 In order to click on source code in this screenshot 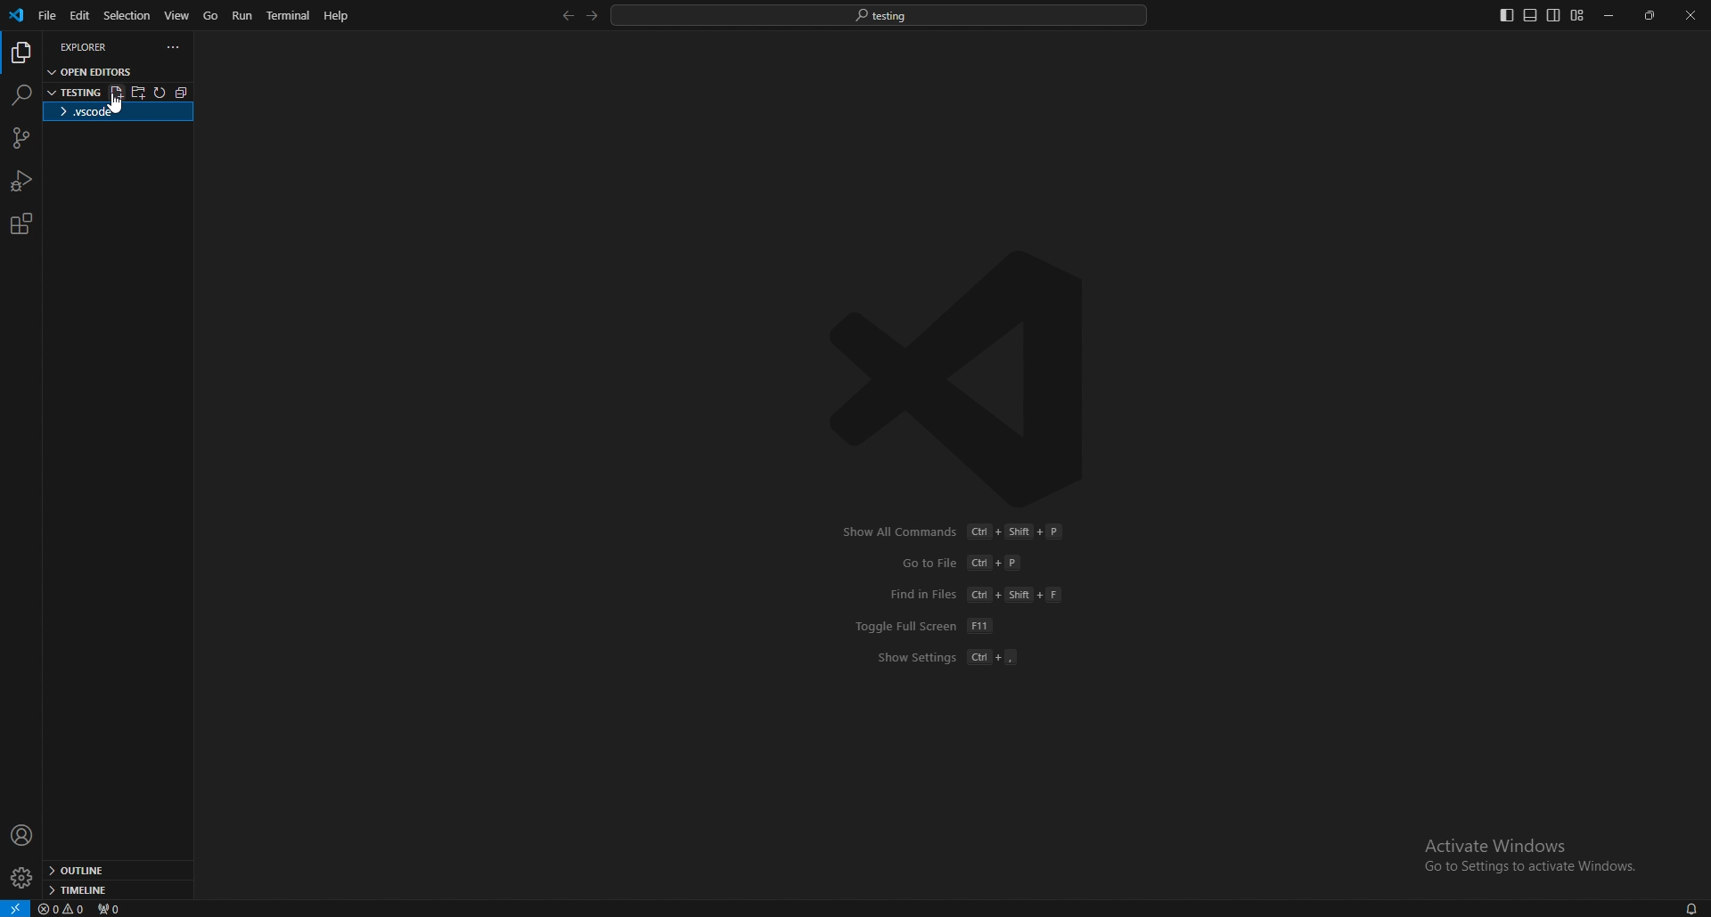, I will do `click(20, 139)`.